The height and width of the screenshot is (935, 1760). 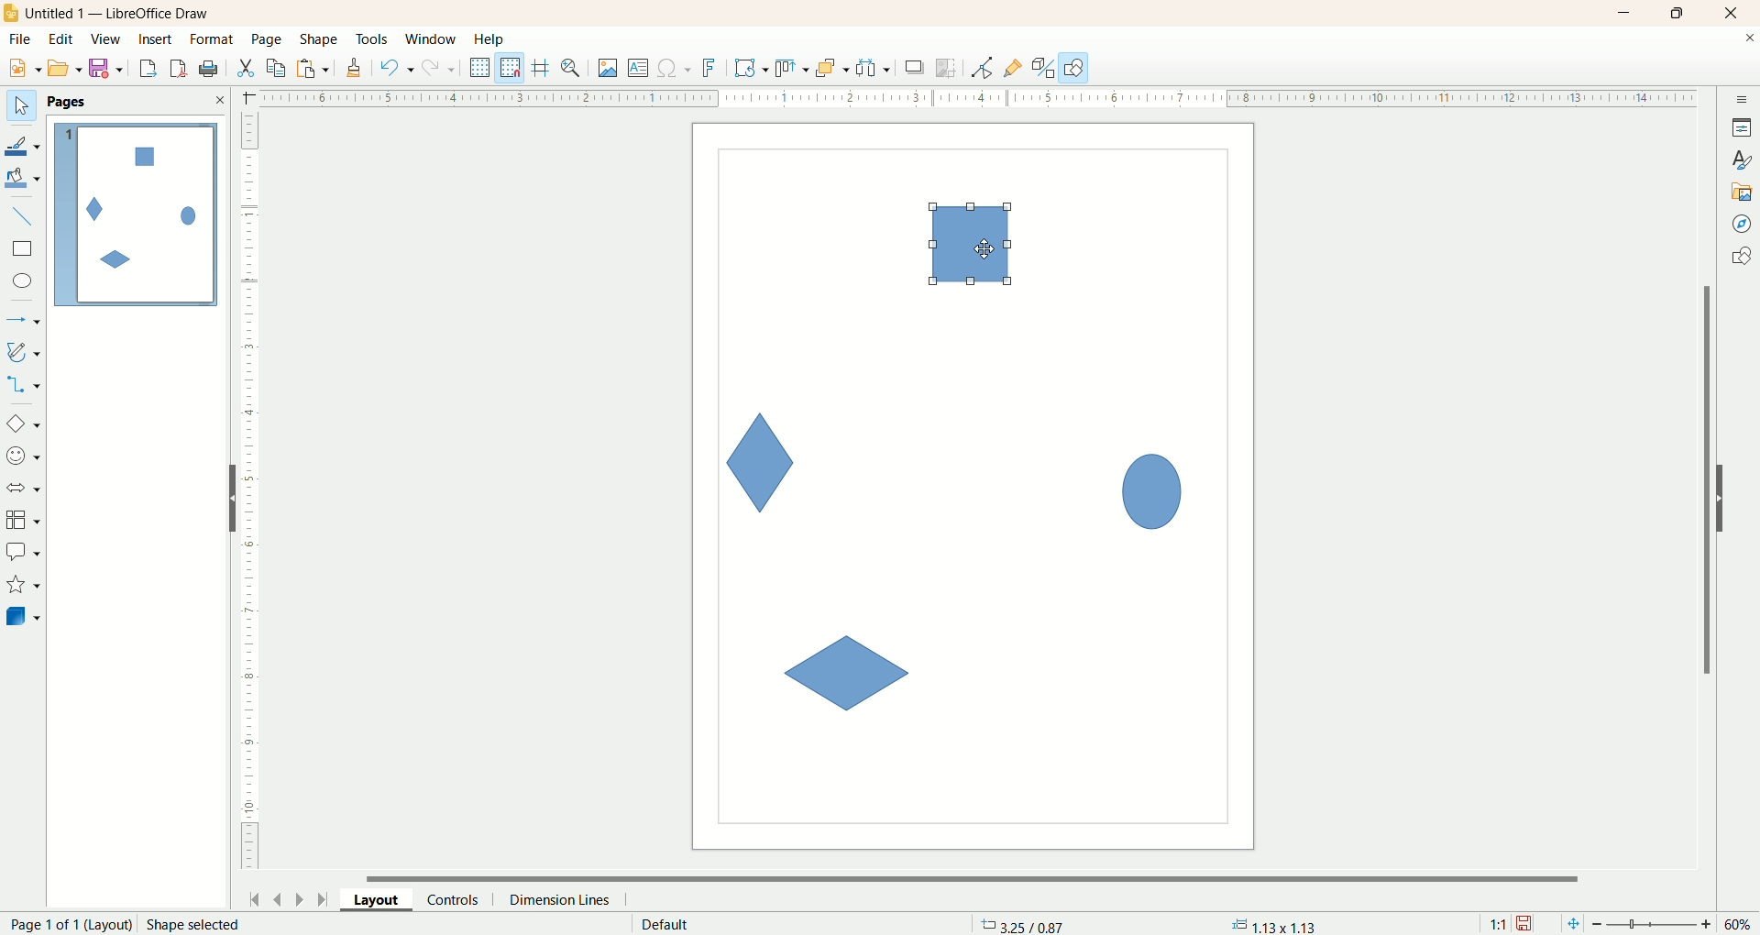 What do you see at coordinates (1742, 158) in the screenshot?
I see `styles` at bounding box center [1742, 158].